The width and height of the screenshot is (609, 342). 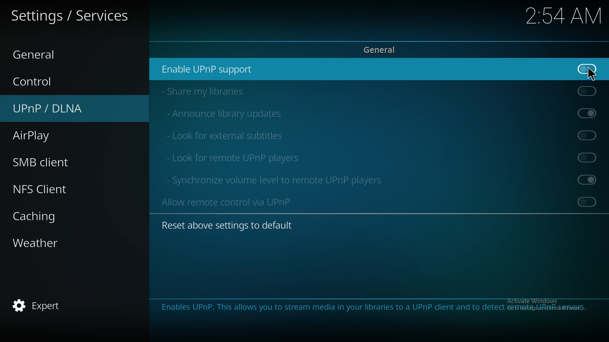 I want to click on general, so click(x=383, y=51).